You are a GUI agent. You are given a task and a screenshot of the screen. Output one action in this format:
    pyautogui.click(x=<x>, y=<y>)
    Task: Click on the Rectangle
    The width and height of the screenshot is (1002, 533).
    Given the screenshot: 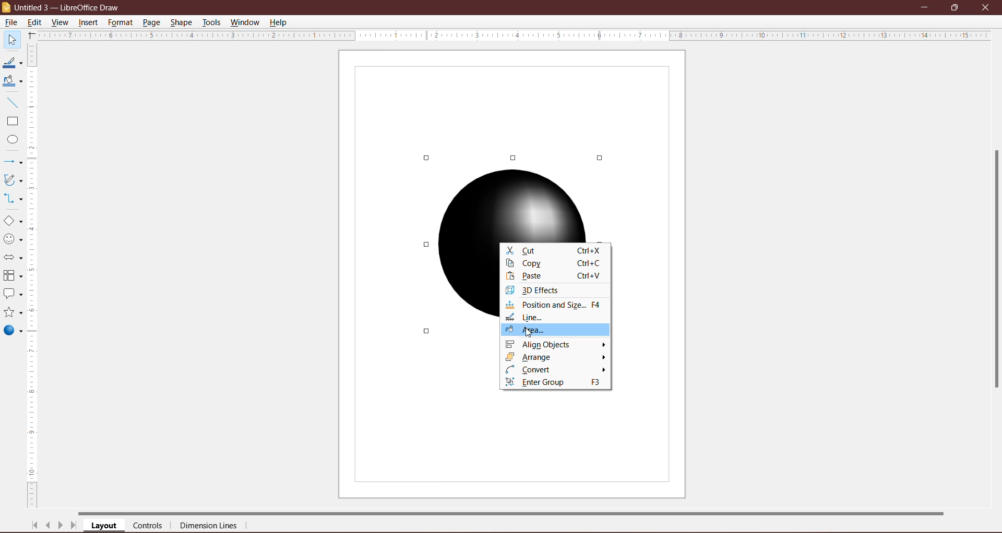 What is the action you would take?
    pyautogui.click(x=11, y=122)
    